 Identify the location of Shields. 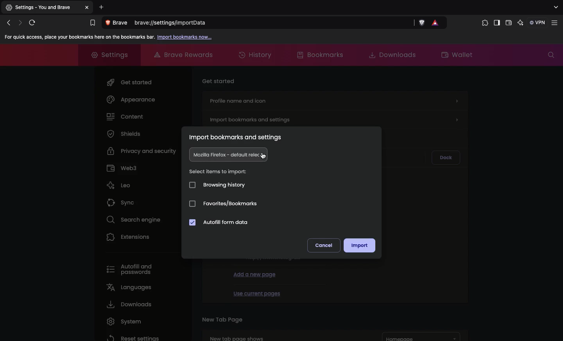
(124, 133).